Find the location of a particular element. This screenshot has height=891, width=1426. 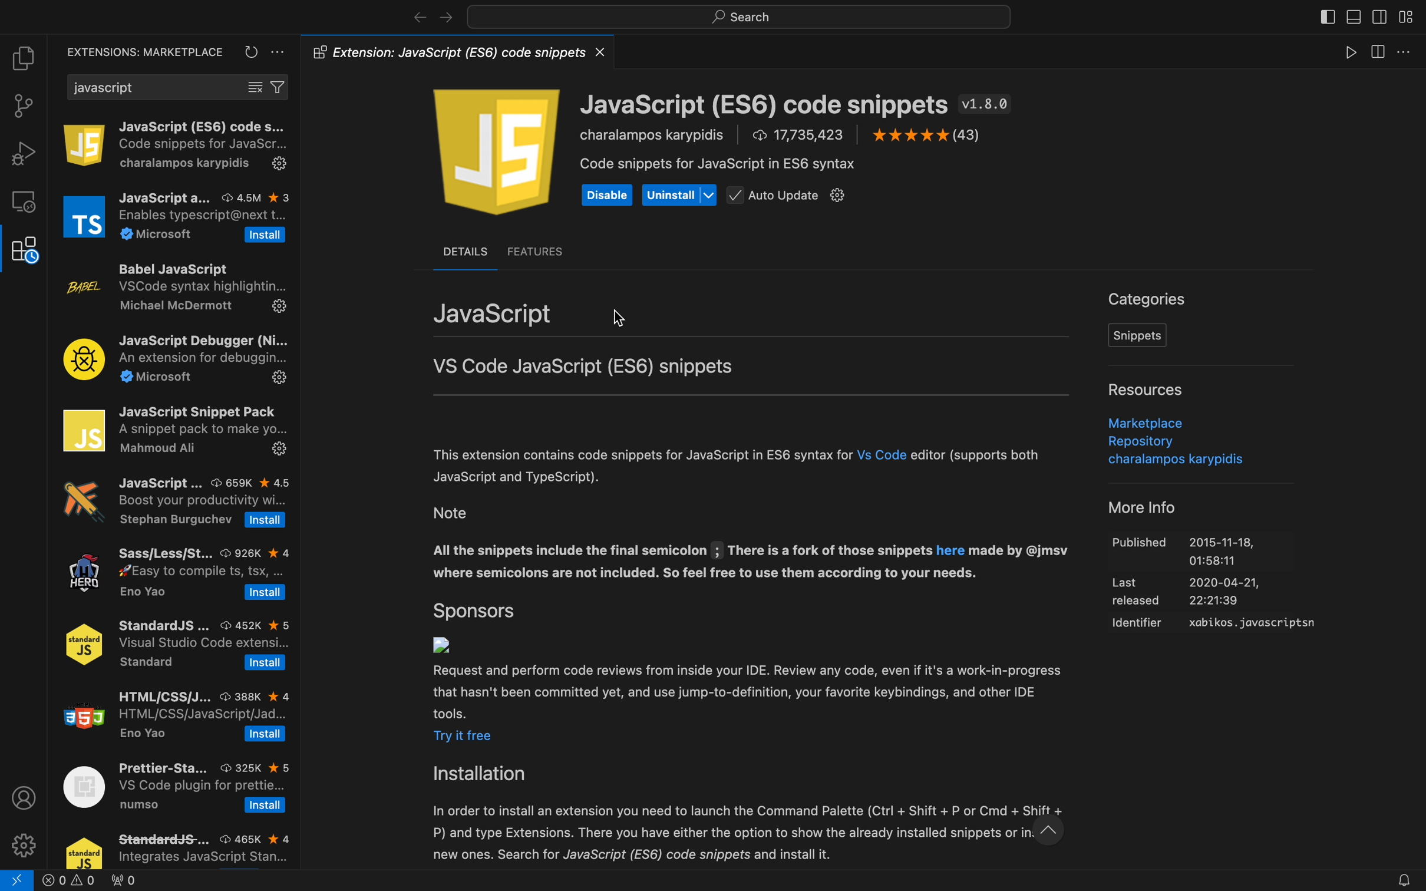

Marketplace is located at coordinates (1142, 423).